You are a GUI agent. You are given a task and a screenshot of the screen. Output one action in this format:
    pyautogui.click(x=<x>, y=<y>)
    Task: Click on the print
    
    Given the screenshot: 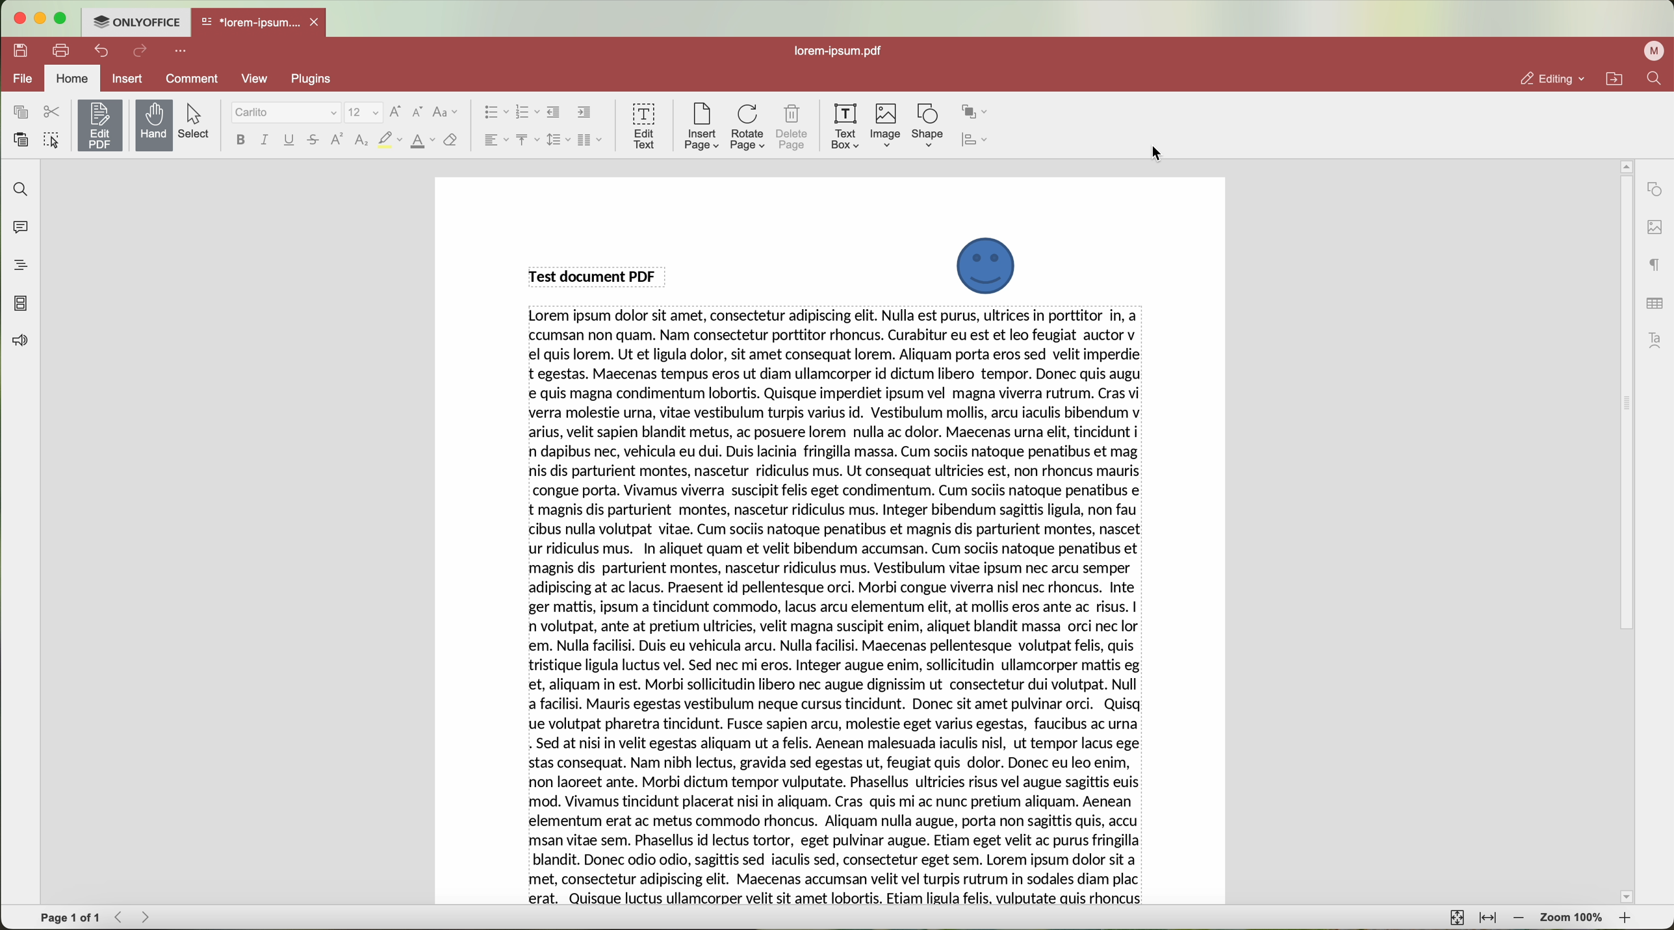 What is the action you would take?
    pyautogui.click(x=62, y=49)
    